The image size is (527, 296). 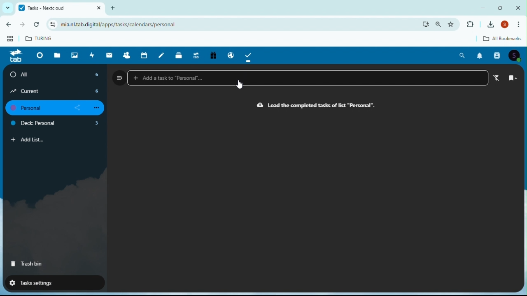 I want to click on Upgrade, so click(x=196, y=54).